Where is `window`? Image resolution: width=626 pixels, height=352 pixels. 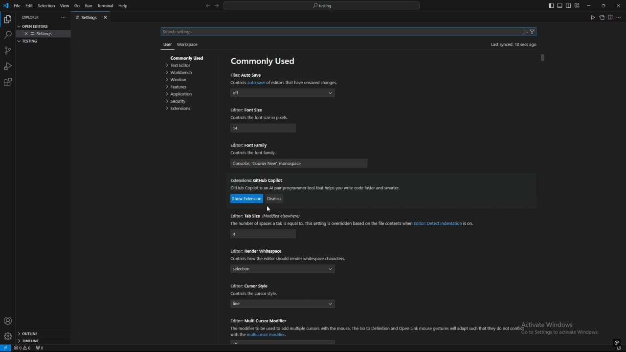
window is located at coordinates (185, 80).